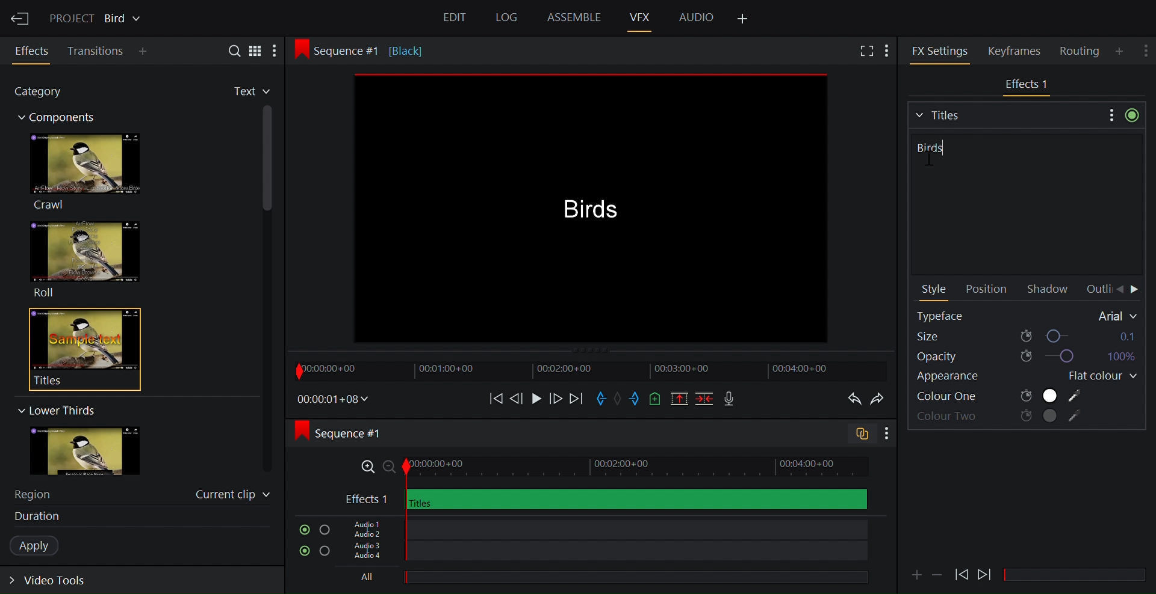 Image resolution: width=1156 pixels, height=594 pixels. Describe the element at coordinates (325, 530) in the screenshot. I see `Solo this track` at that location.